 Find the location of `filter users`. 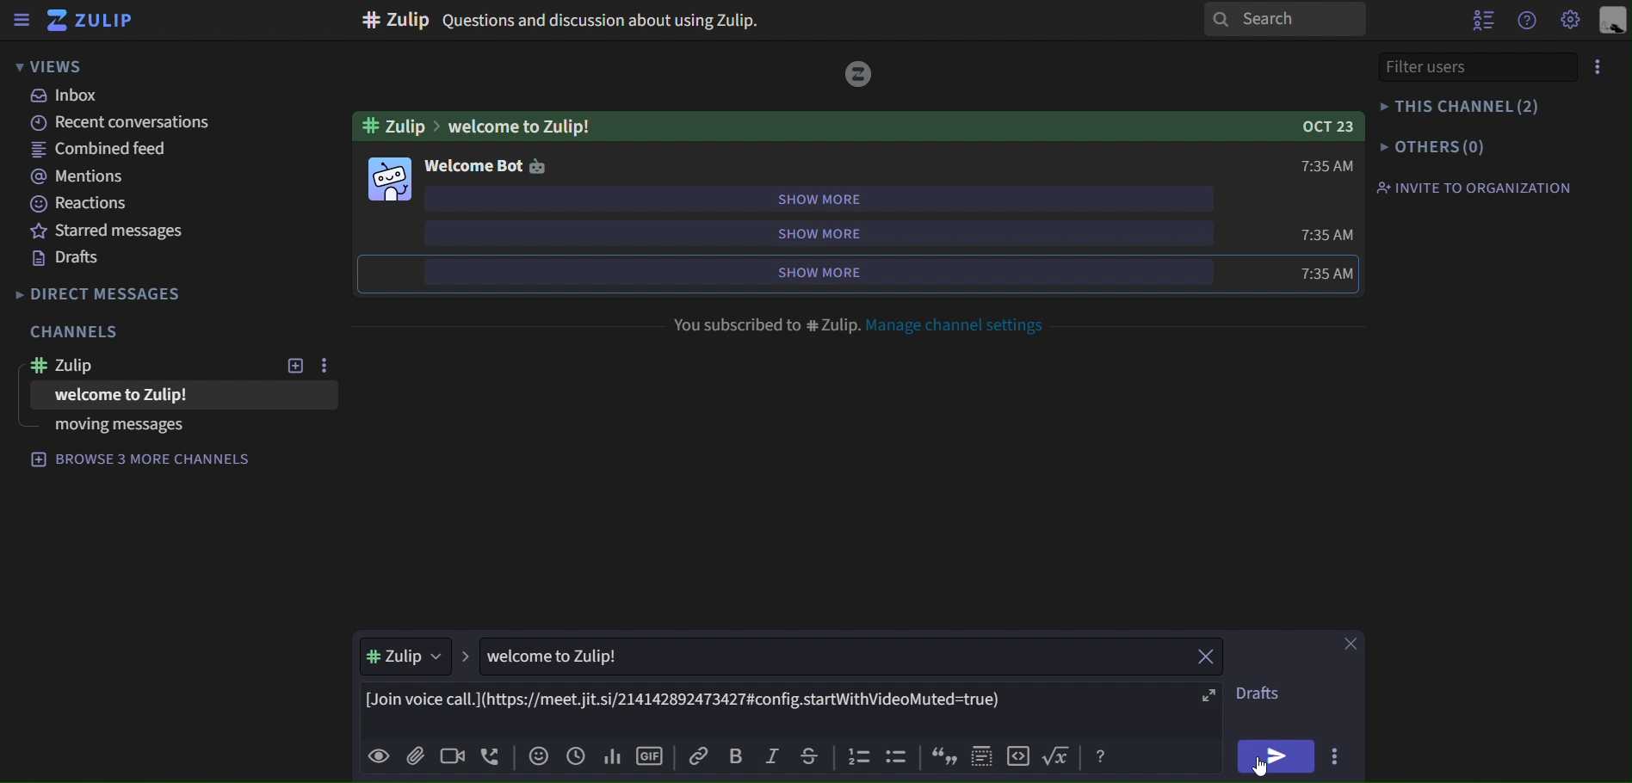

filter users is located at coordinates (1455, 67).